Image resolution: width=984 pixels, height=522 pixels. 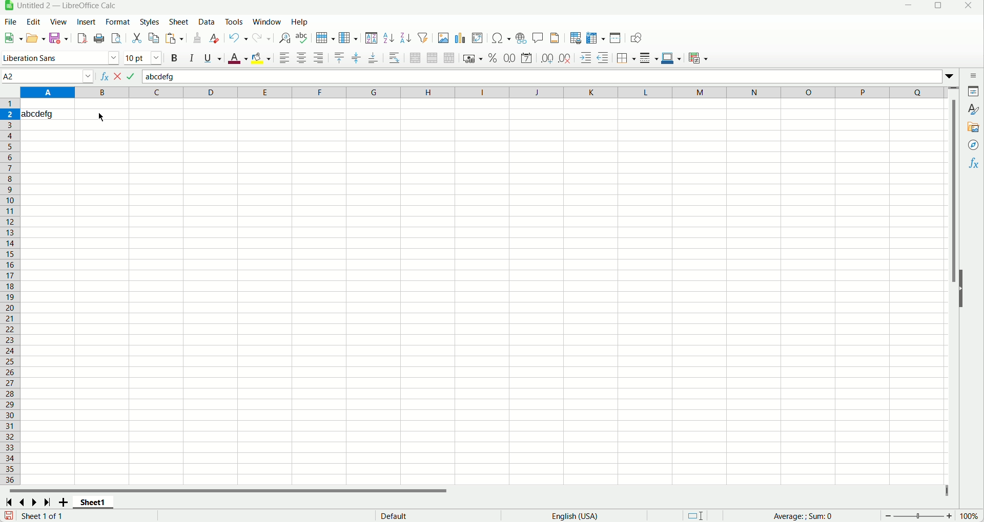 What do you see at coordinates (936, 6) in the screenshot?
I see `maximize` at bounding box center [936, 6].